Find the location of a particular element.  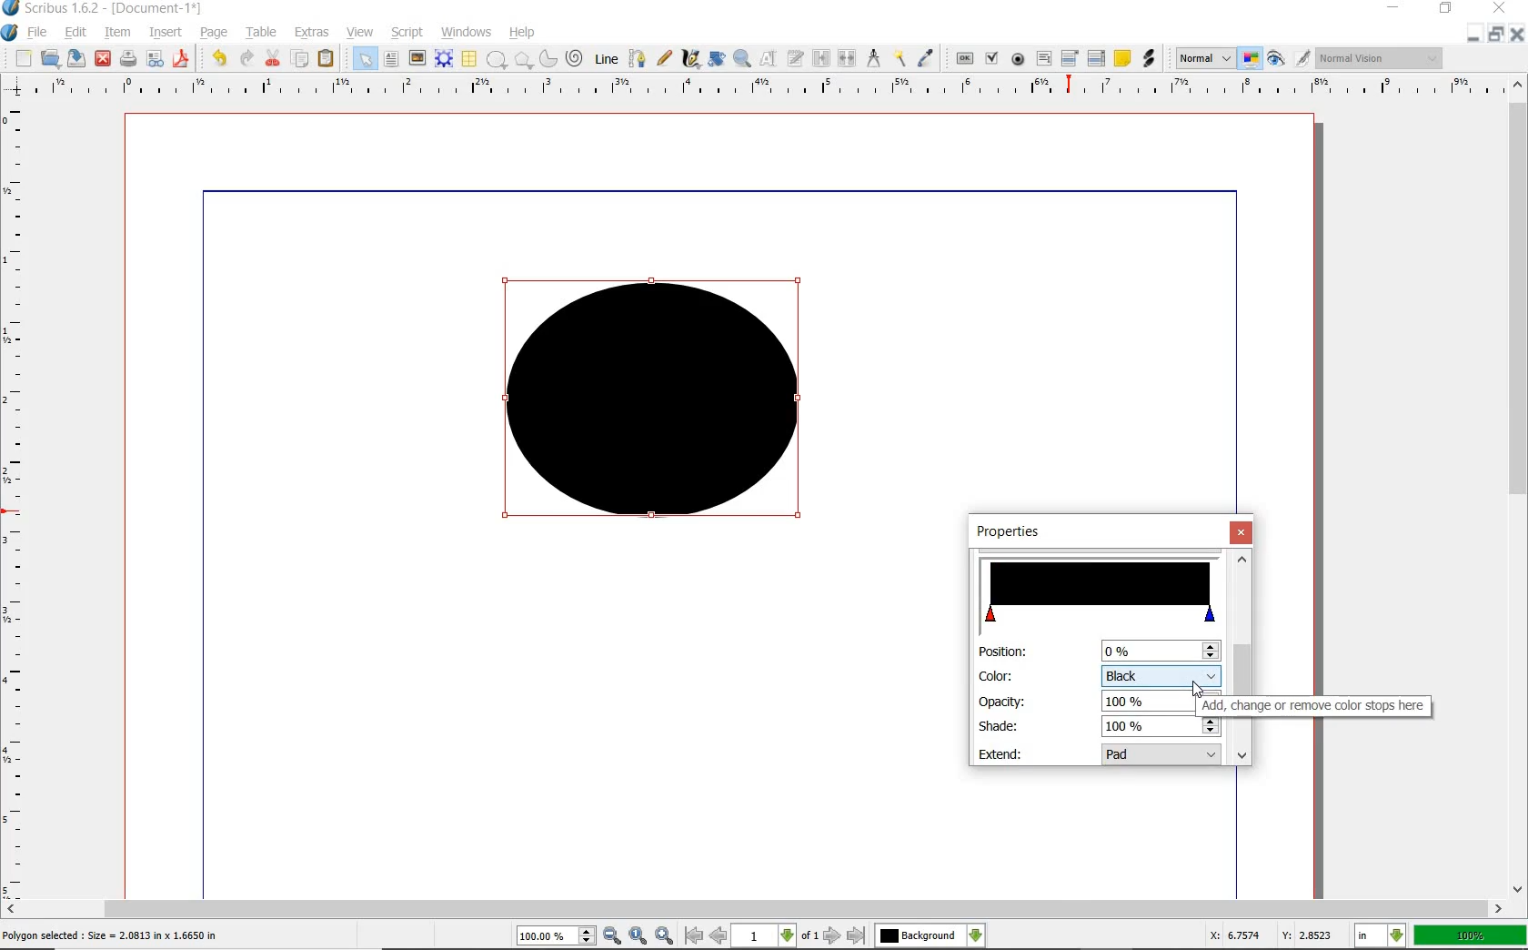

SCROLLBAR is located at coordinates (1519, 484).